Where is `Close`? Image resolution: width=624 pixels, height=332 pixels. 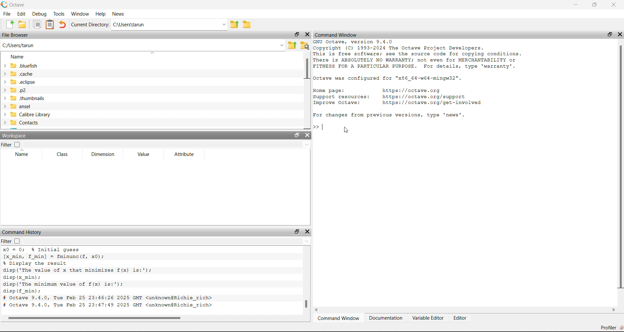
Close is located at coordinates (310, 231).